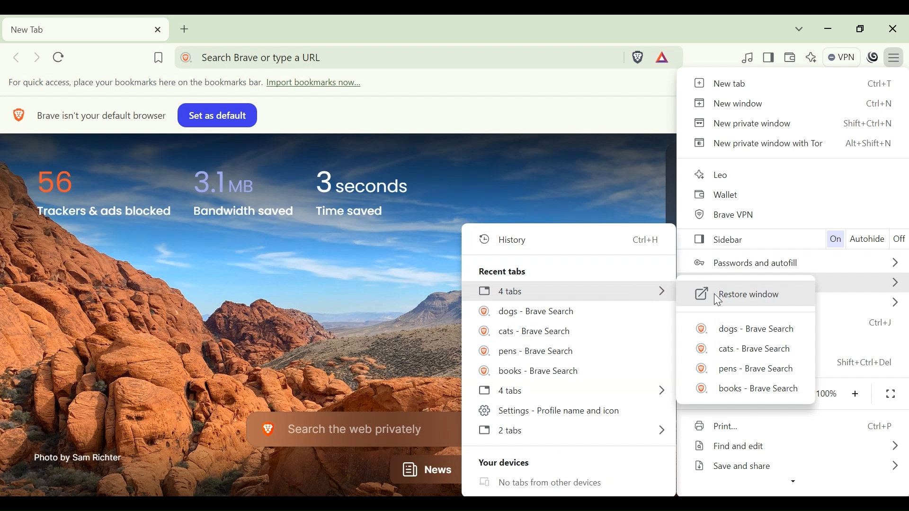  I want to click on MORE, so click(894, 468).